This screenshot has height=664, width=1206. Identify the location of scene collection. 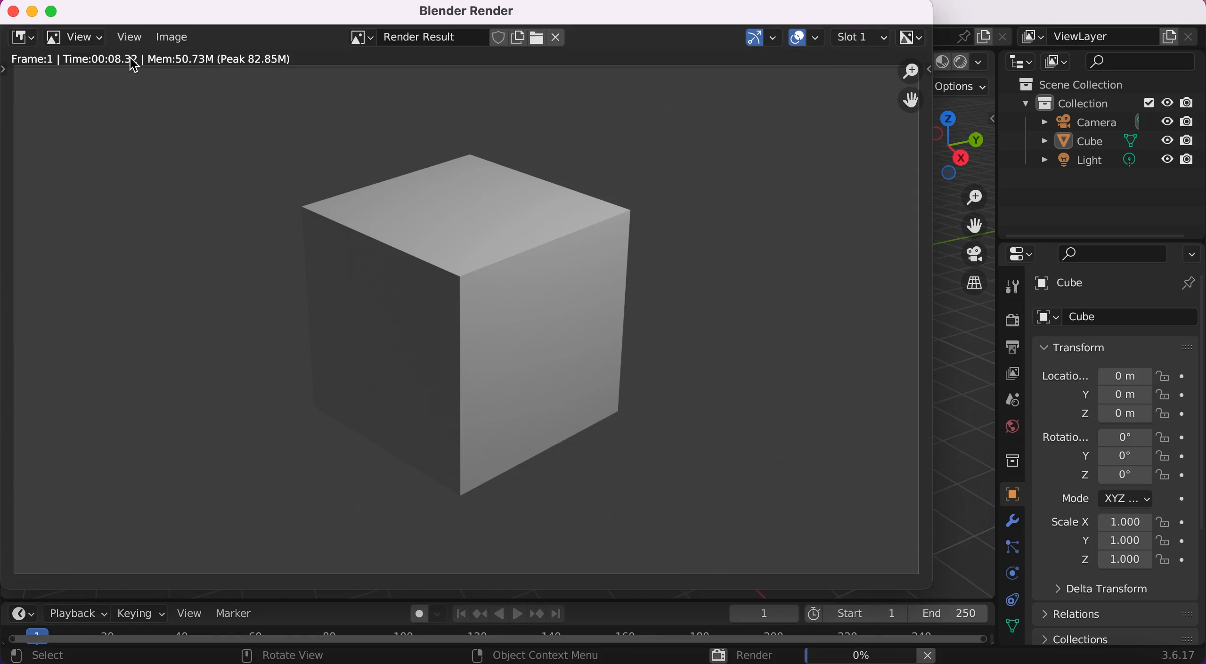
(1093, 85).